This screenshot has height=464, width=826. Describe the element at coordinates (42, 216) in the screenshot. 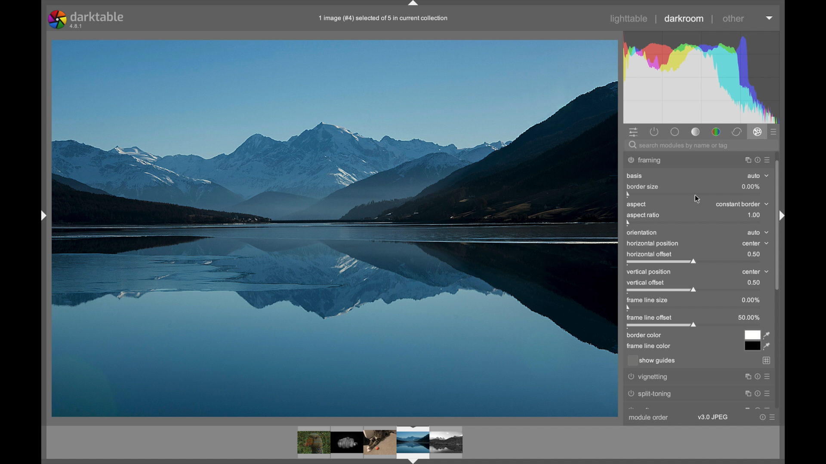

I see `drag handle` at that location.